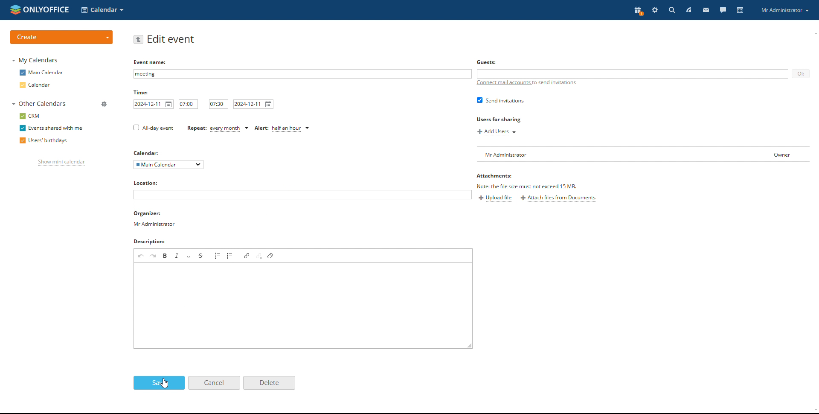  What do you see at coordinates (40, 9) in the screenshot?
I see `logo` at bounding box center [40, 9].